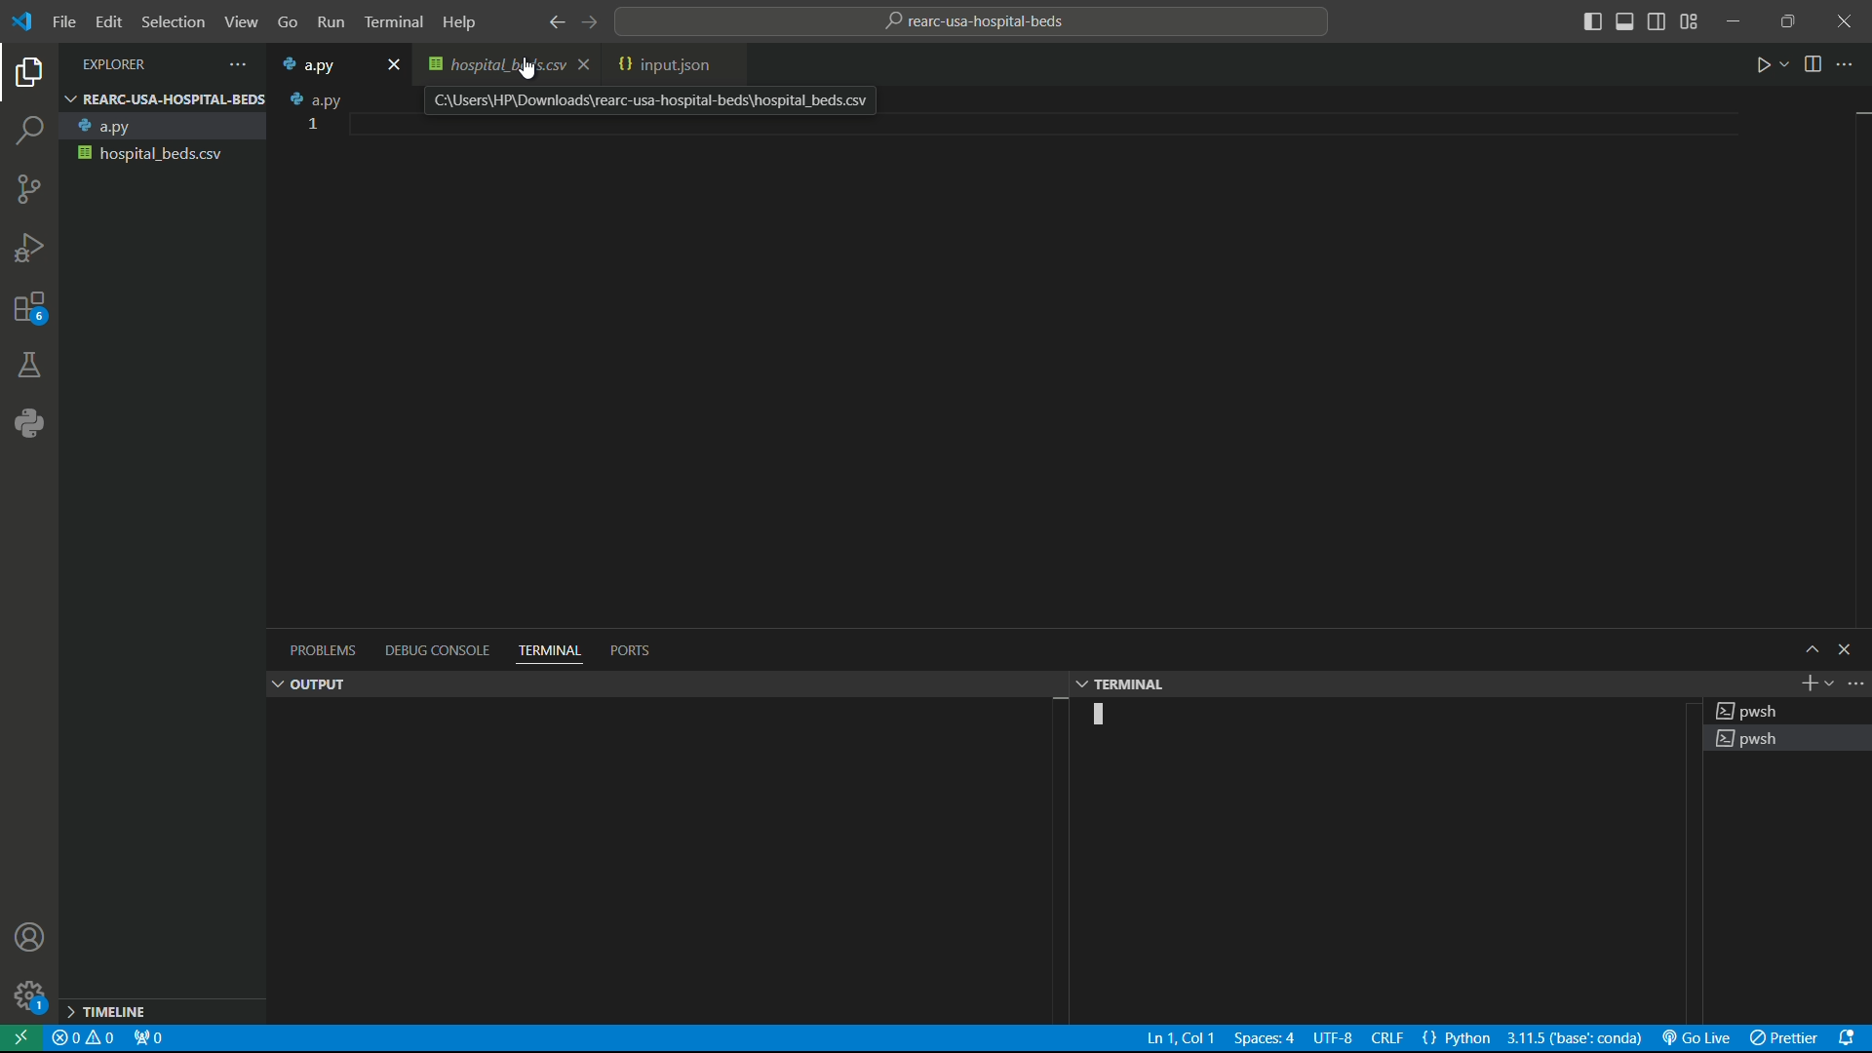 The height and width of the screenshot is (1053, 1872). What do you see at coordinates (27, 74) in the screenshot?
I see `explorer` at bounding box center [27, 74].